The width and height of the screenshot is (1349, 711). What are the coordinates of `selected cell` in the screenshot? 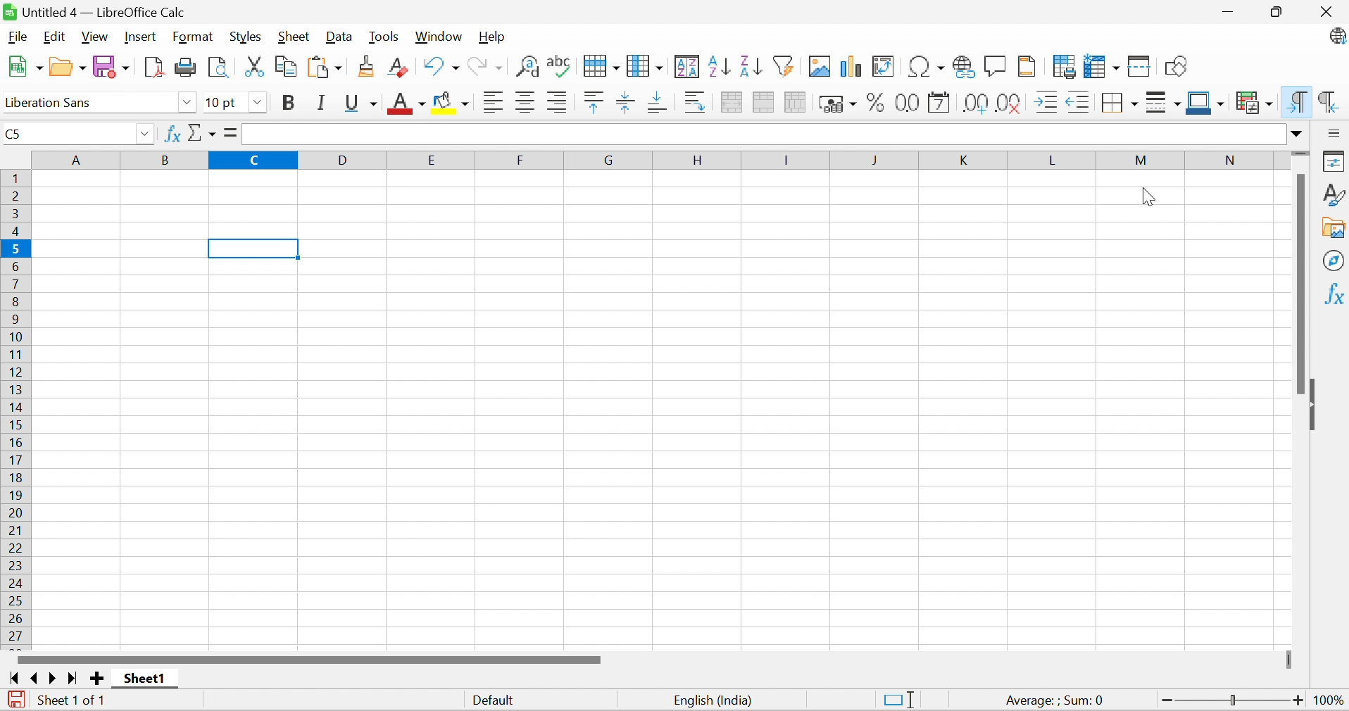 It's located at (254, 248).